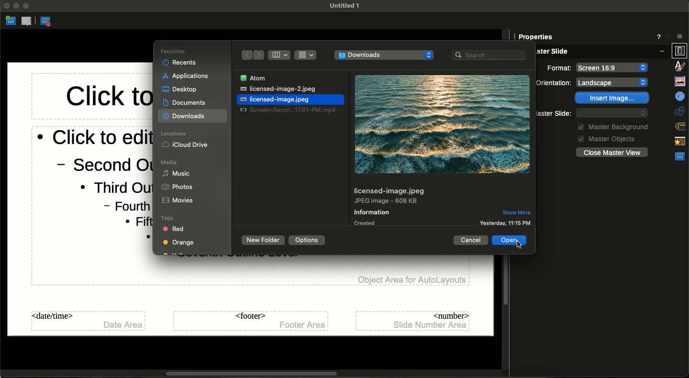  What do you see at coordinates (94, 183) in the screenshot?
I see `Master body` at bounding box center [94, 183].